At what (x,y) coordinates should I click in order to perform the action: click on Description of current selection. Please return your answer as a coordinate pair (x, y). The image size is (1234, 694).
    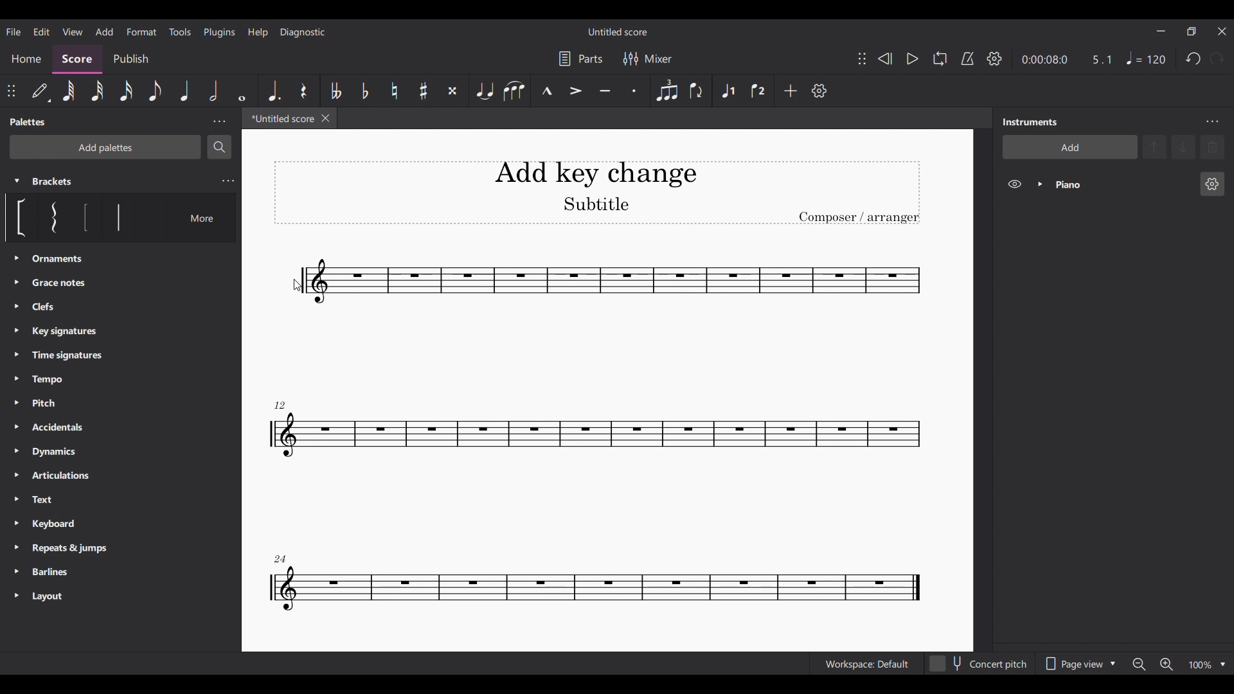
    Looking at the image, I should click on (119, 260).